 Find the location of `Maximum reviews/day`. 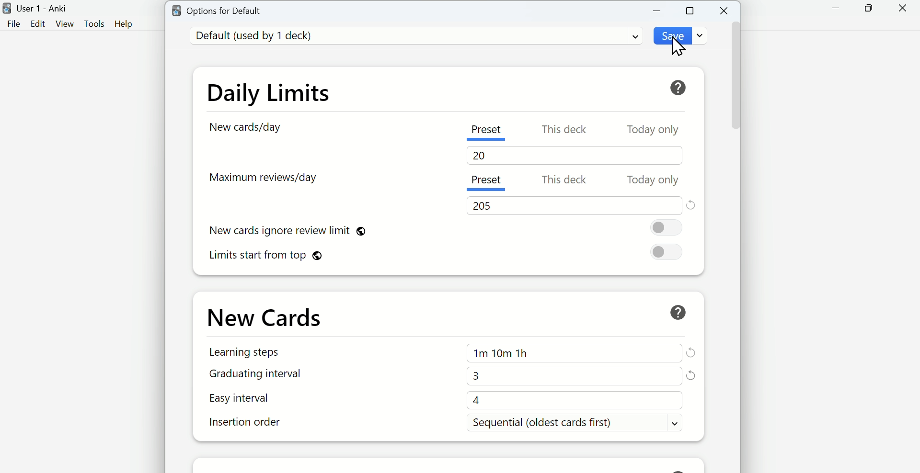

Maximum reviews/day is located at coordinates (269, 181).